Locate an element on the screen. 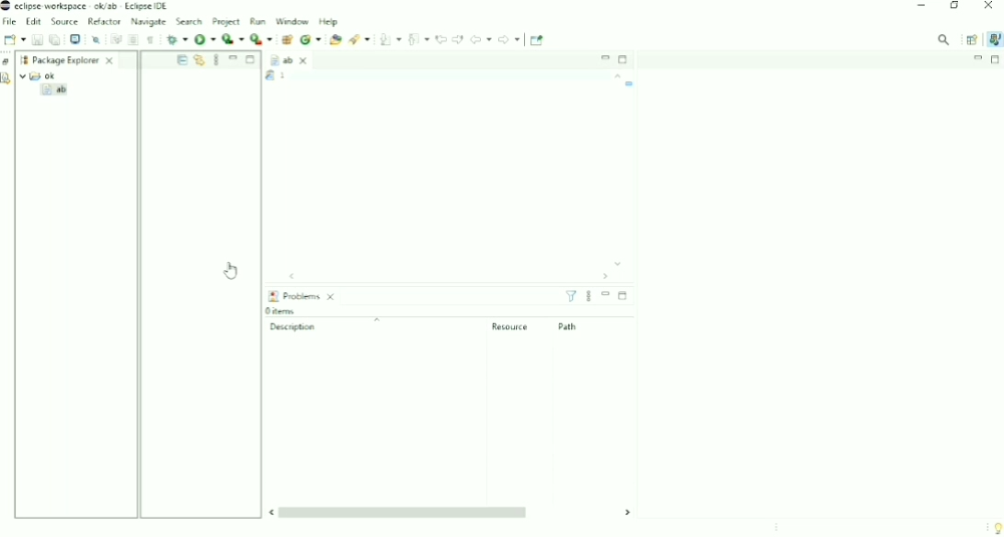  Problems is located at coordinates (302, 295).